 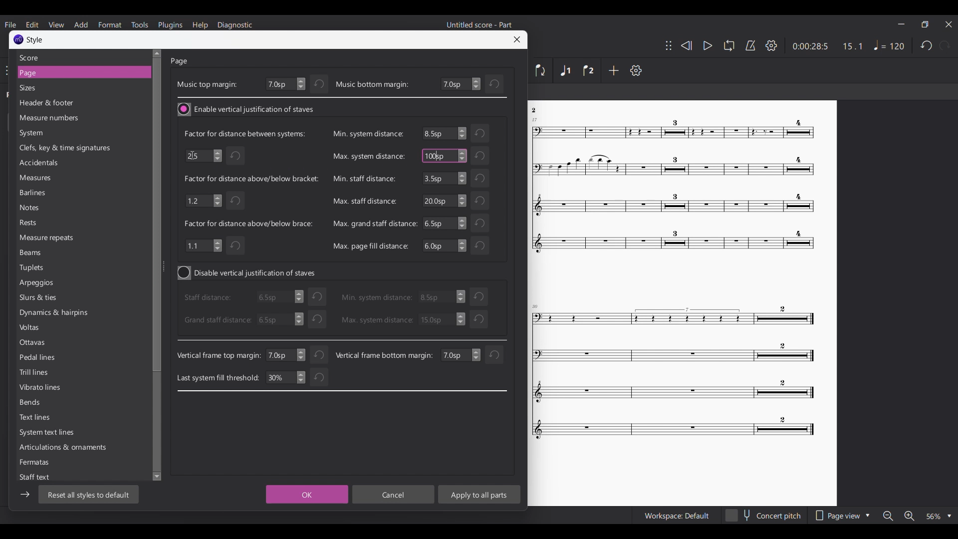 I want to click on Pedal lines, so click(x=52, y=358).